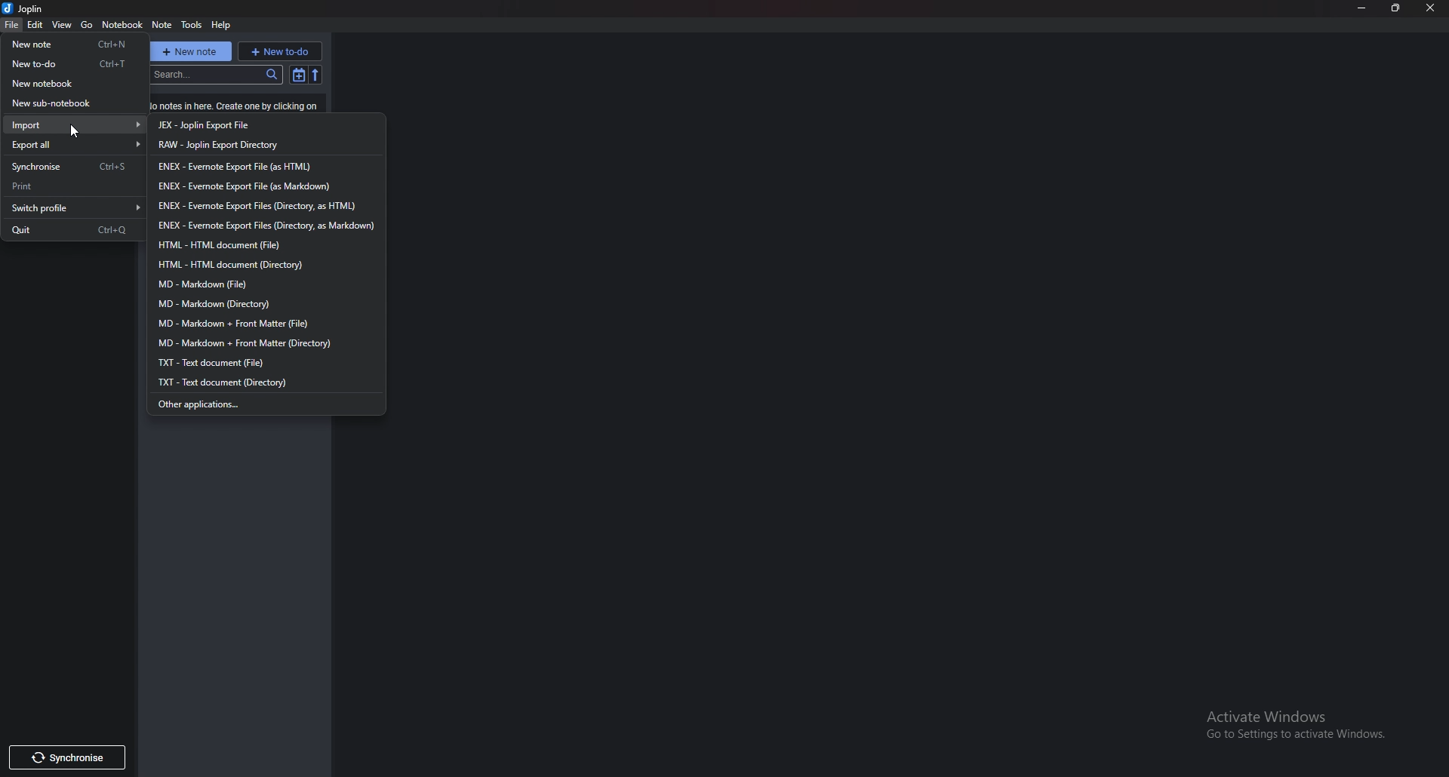 This screenshot has width=1449, height=777. Describe the element at coordinates (217, 76) in the screenshot. I see `search` at that location.